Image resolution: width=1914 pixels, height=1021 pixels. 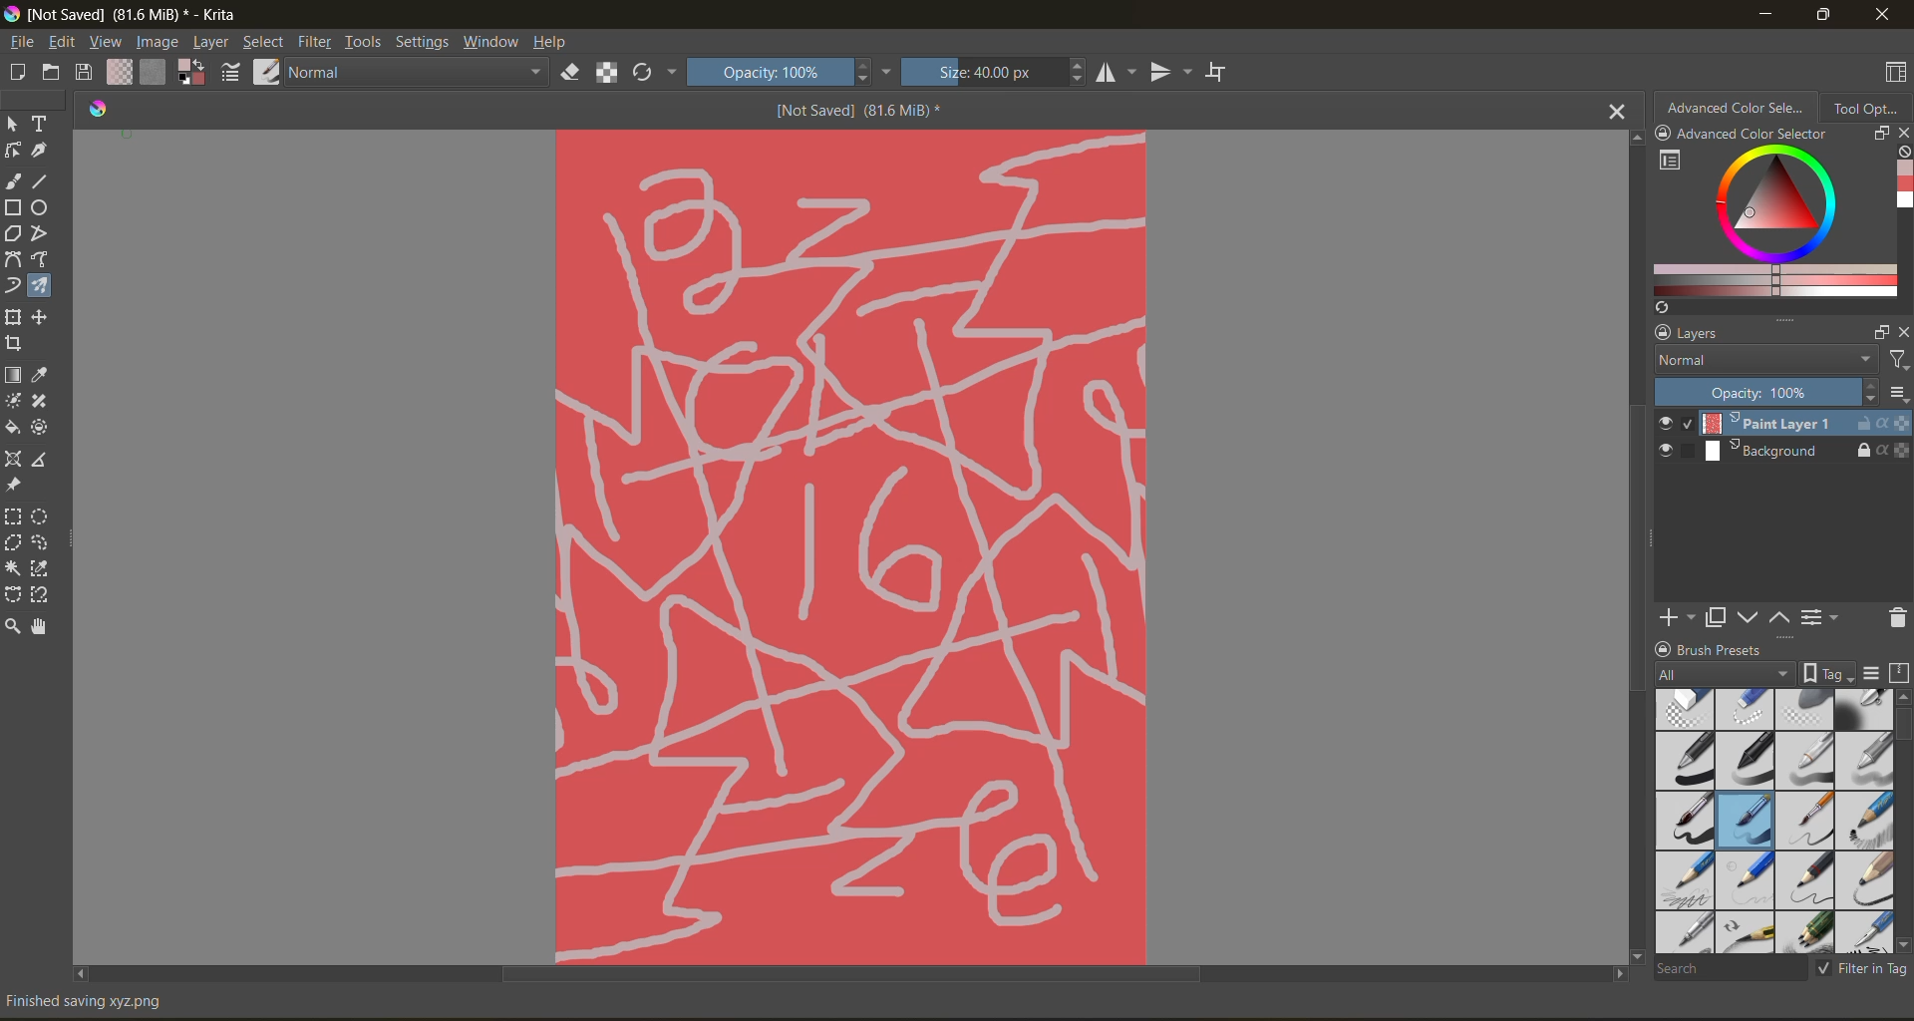 I want to click on tool, so click(x=40, y=428).